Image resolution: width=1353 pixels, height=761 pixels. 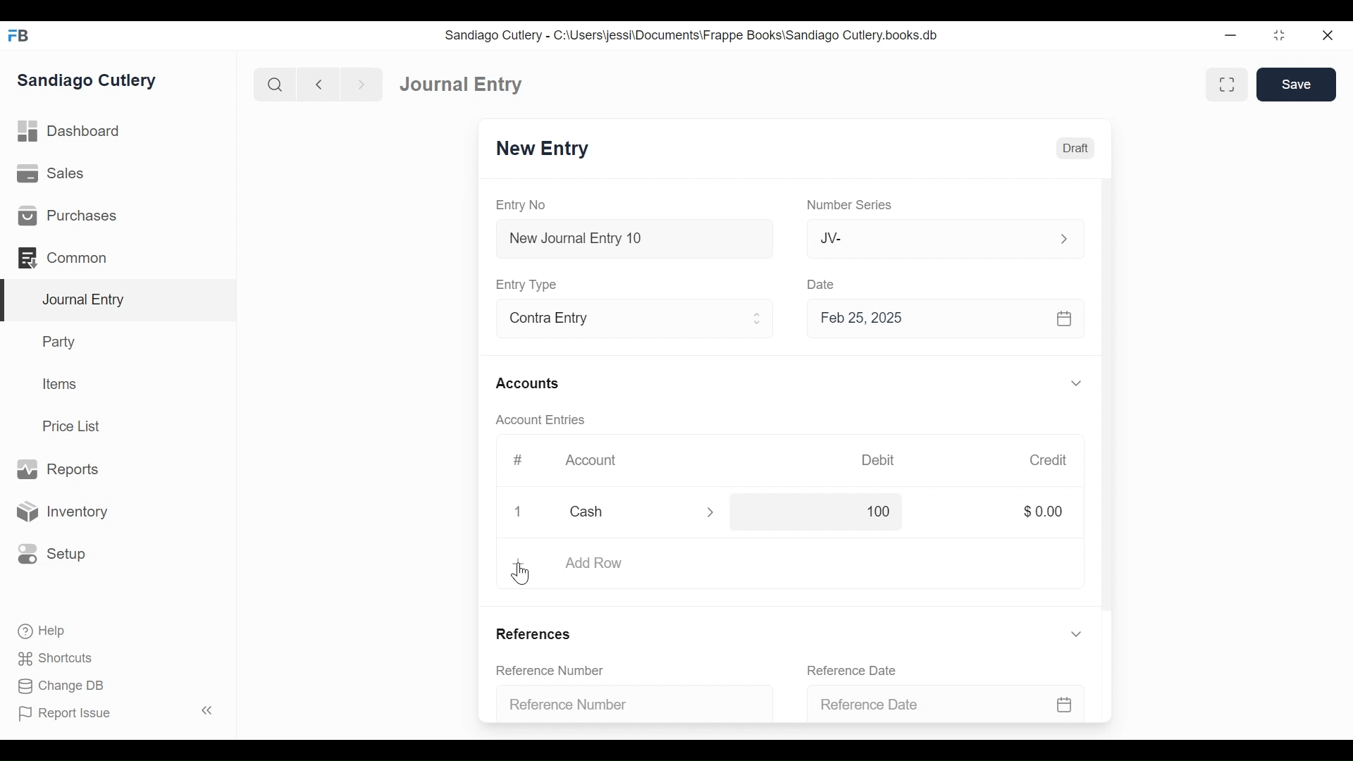 What do you see at coordinates (615, 320) in the screenshot?
I see `Contra Entry` at bounding box center [615, 320].